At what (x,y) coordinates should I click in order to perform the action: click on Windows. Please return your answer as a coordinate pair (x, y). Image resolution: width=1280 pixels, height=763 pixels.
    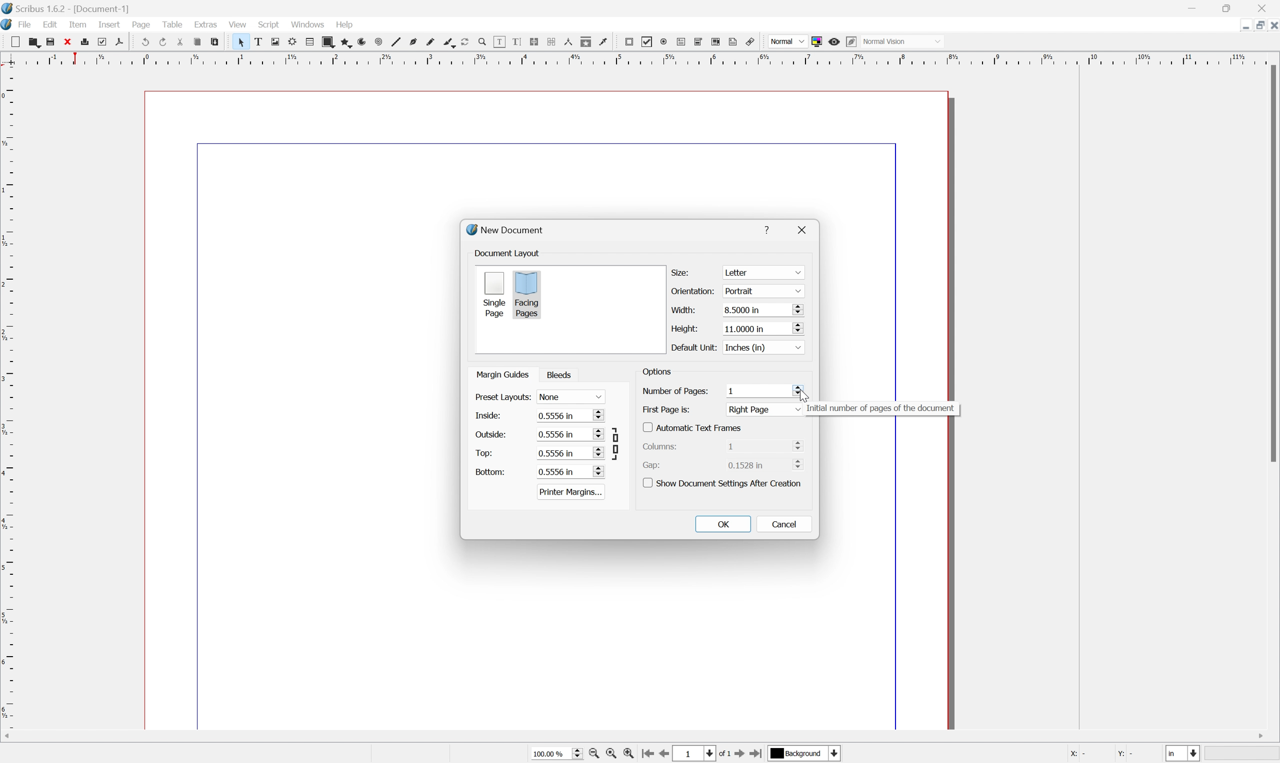
    Looking at the image, I should click on (308, 25).